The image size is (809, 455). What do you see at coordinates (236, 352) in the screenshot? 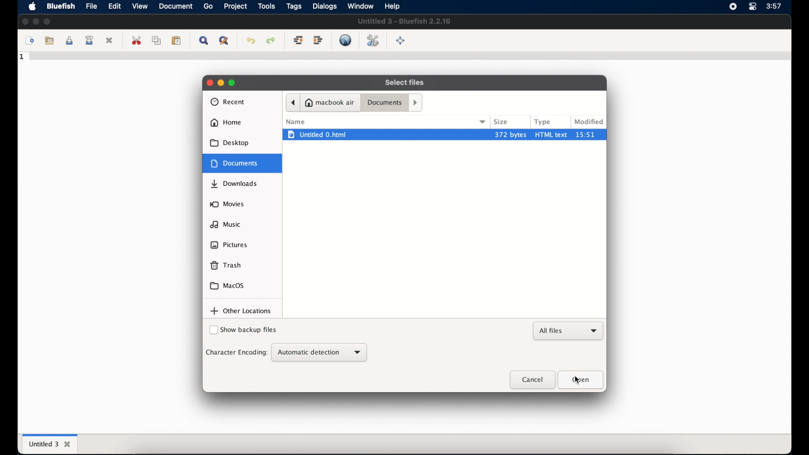
I see `character encoding` at bounding box center [236, 352].